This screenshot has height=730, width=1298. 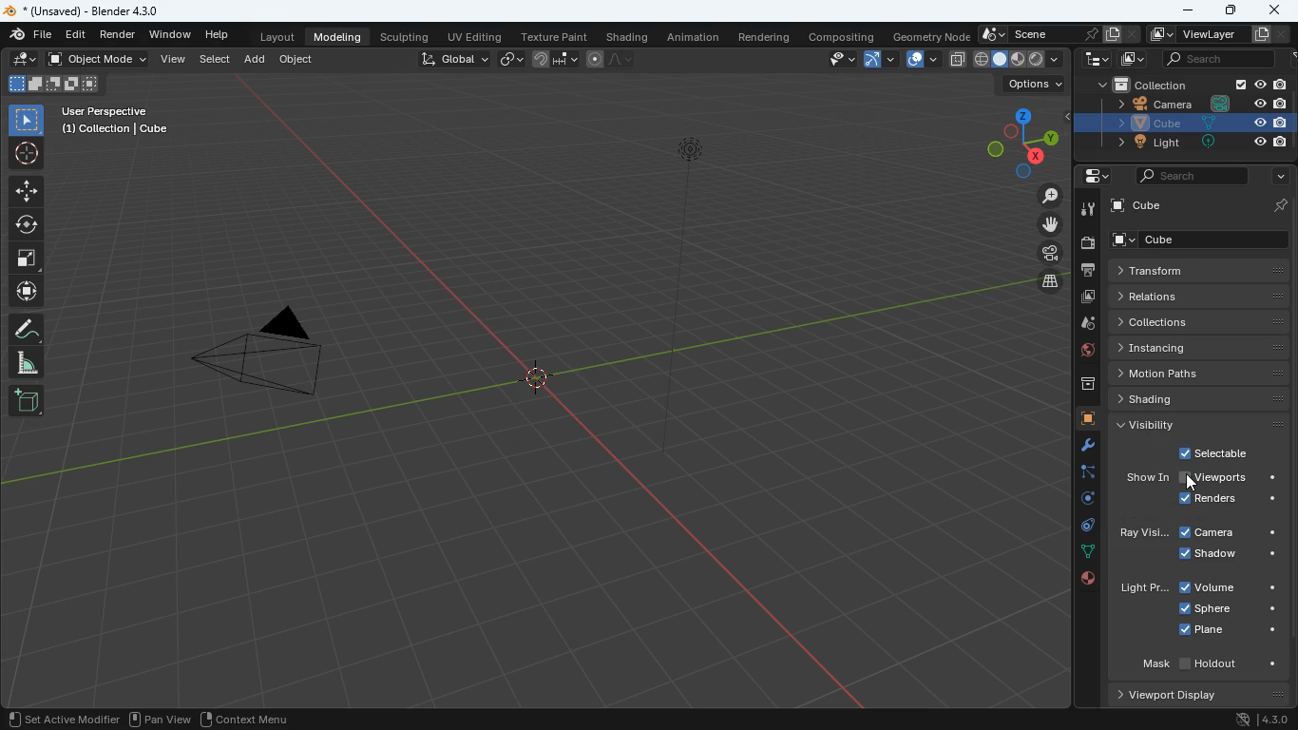 I want to click on viewlayer, so click(x=1216, y=34).